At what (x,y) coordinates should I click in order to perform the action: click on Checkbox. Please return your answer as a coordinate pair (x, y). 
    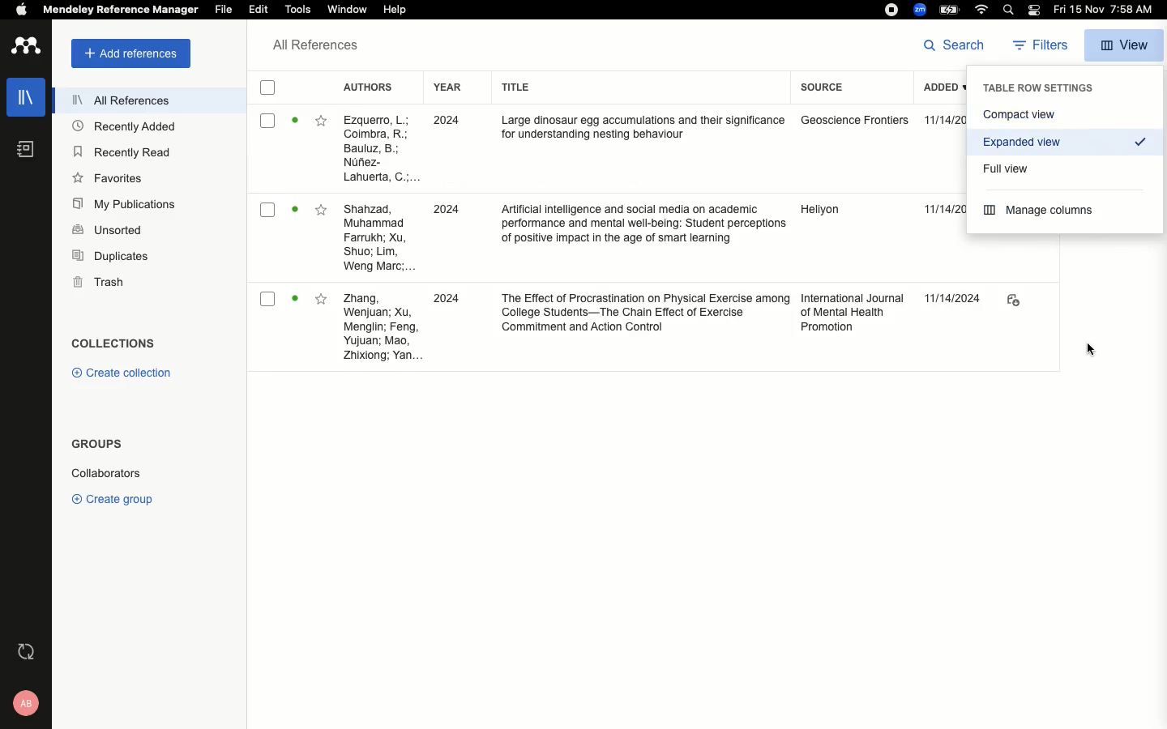
    Looking at the image, I should click on (270, 299).